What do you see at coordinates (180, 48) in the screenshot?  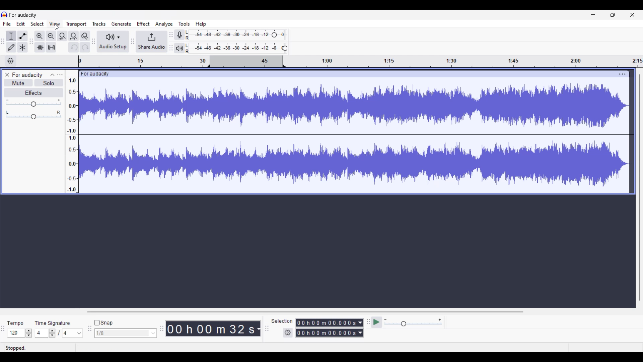 I see `Playback meter` at bounding box center [180, 48].